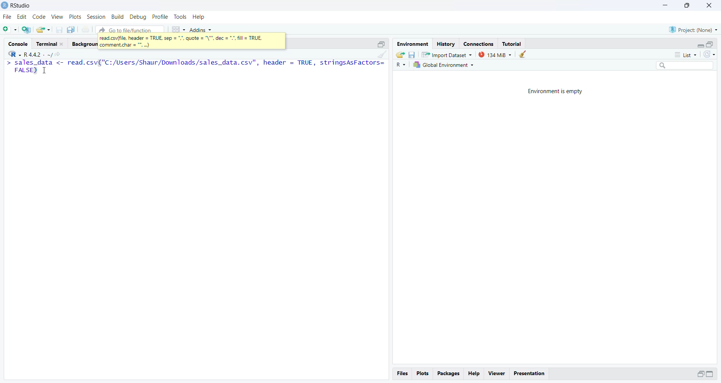 The image size is (721, 383). Describe the element at coordinates (444, 66) in the screenshot. I see `Global Environment` at that location.